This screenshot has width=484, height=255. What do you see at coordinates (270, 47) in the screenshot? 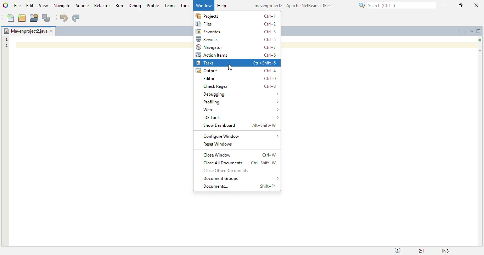
I see `shortcut for navigator` at bounding box center [270, 47].